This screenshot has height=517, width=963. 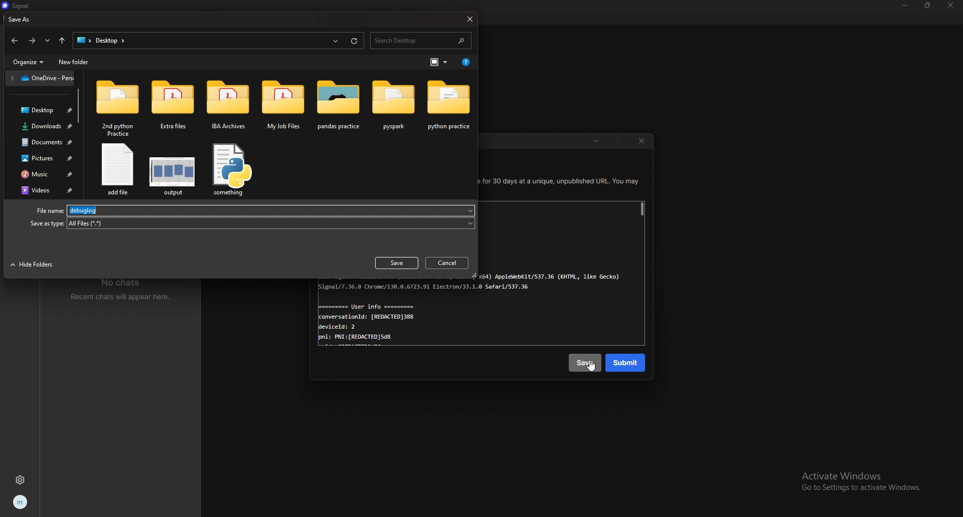 What do you see at coordinates (254, 210) in the screenshot?
I see `file` at bounding box center [254, 210].